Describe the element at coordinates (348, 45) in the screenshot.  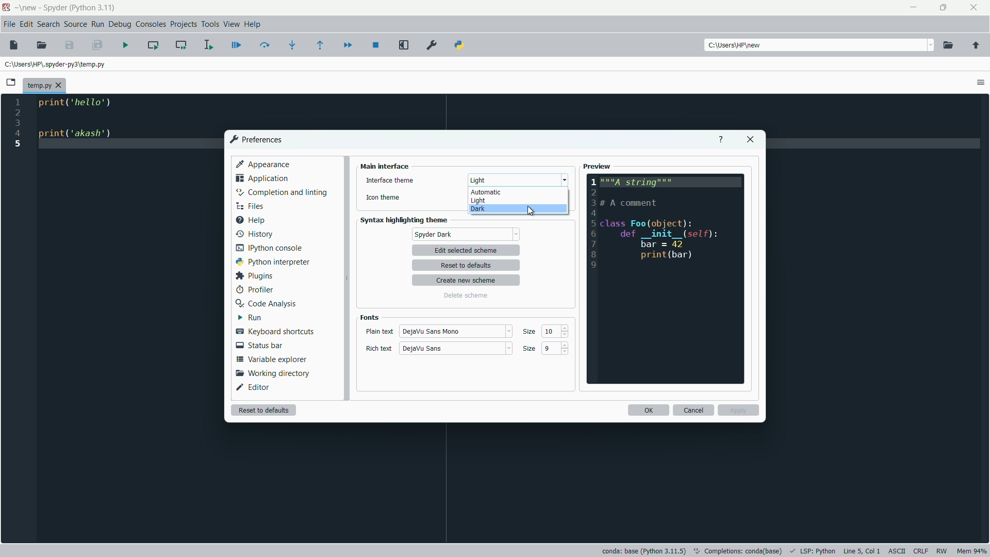
I see `continue execution until next breakdown` at that location.